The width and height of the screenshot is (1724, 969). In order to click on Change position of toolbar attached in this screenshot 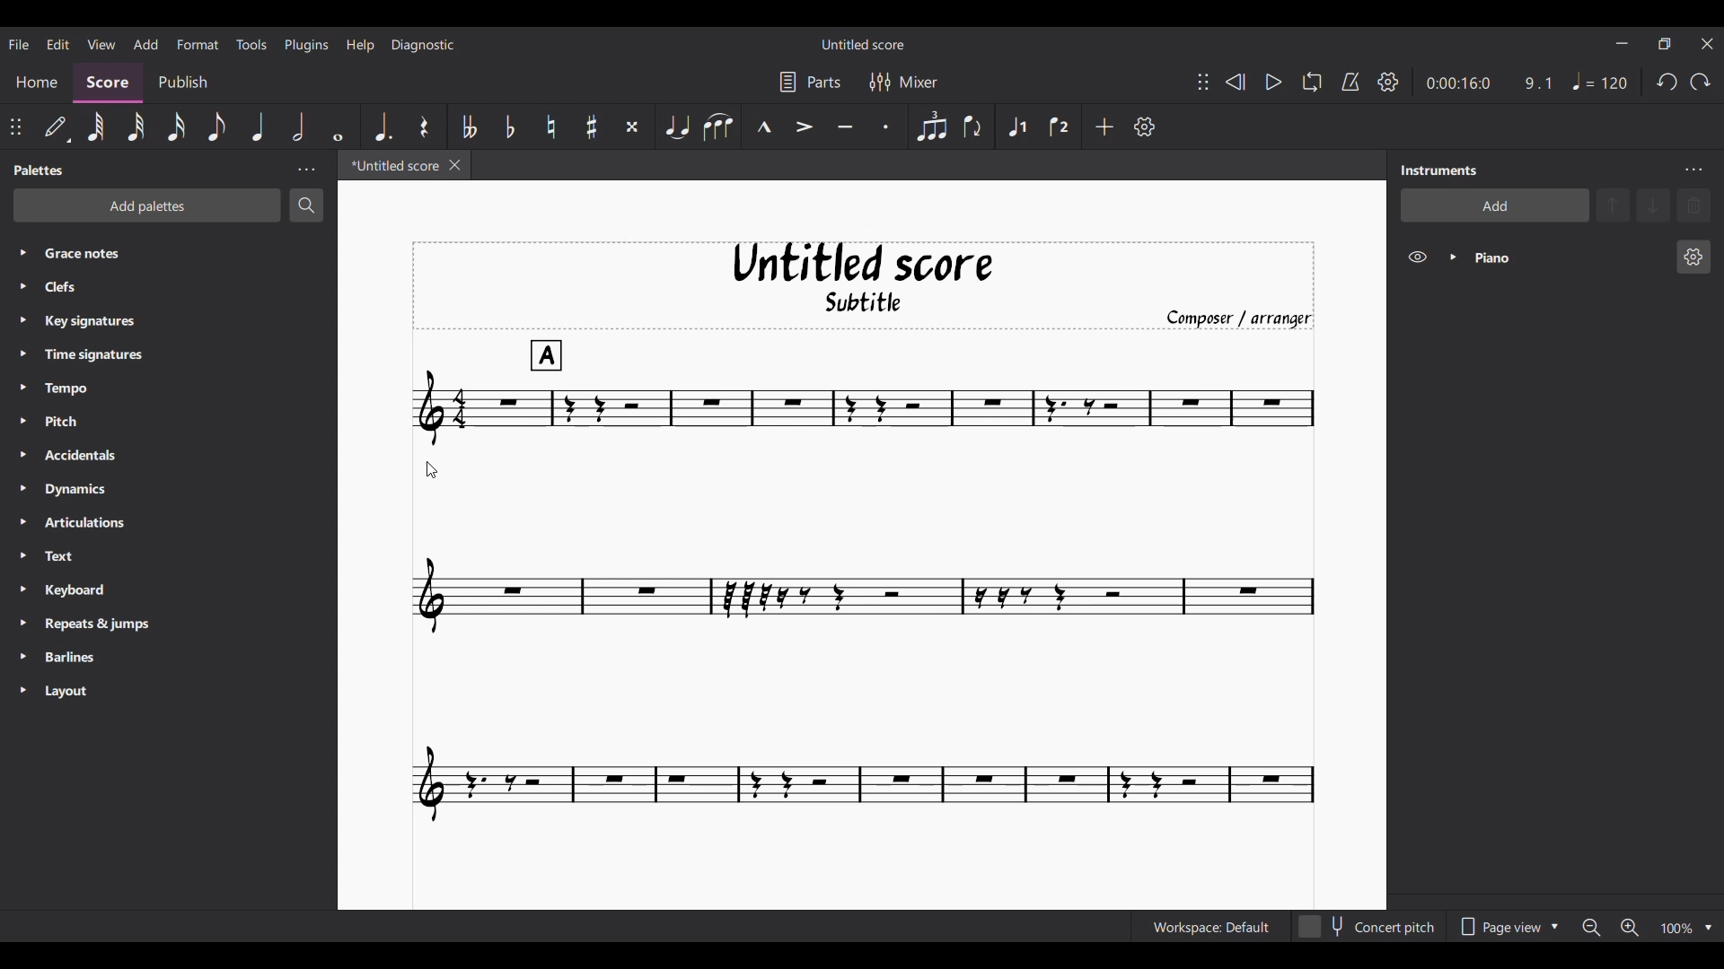, I will do `click(14, 126)`.